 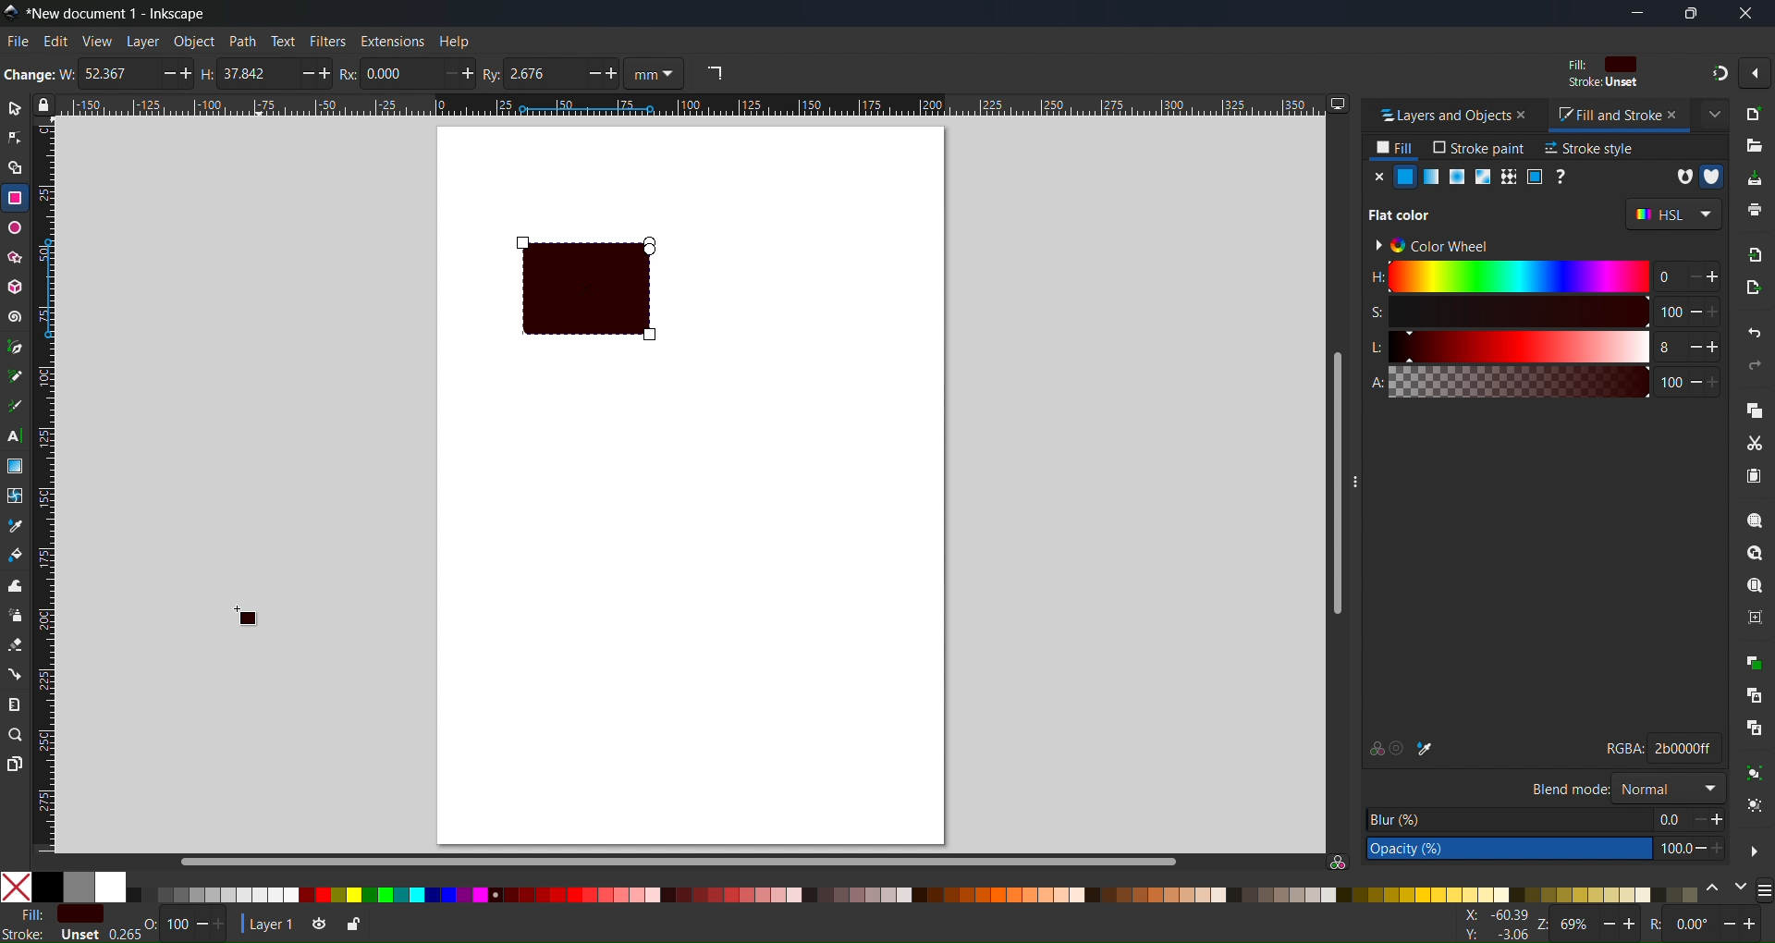 What do you see at coordinates (1589, 148) in the screenshot?
I see `Stroke style` at bounding box center [1589, 148].